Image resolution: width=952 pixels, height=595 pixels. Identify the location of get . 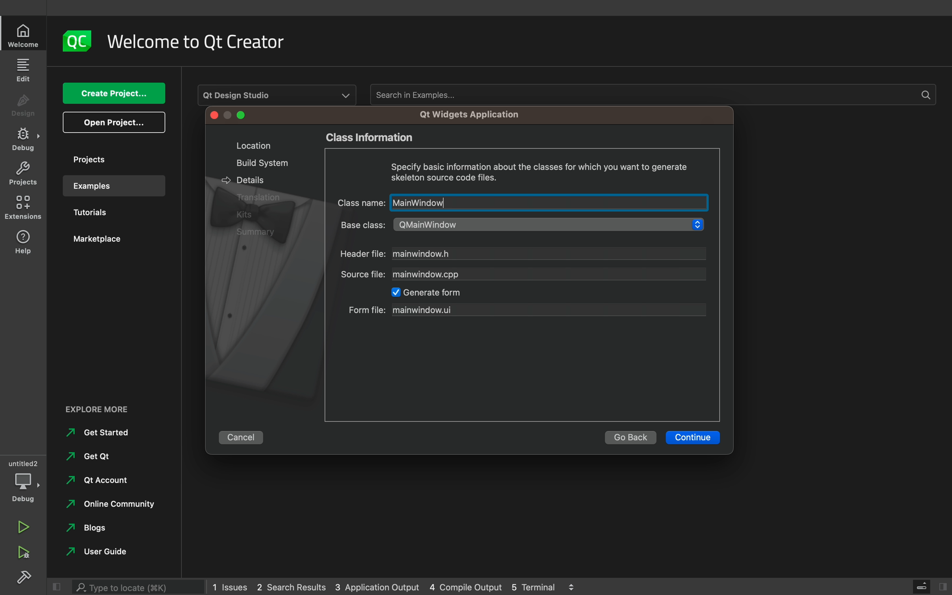
(88, 456).